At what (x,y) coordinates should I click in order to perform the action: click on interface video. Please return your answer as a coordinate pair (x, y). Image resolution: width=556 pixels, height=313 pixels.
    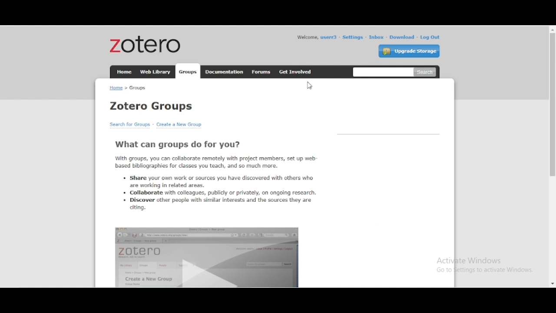
    Looking at the image, I should click on (207, 256).